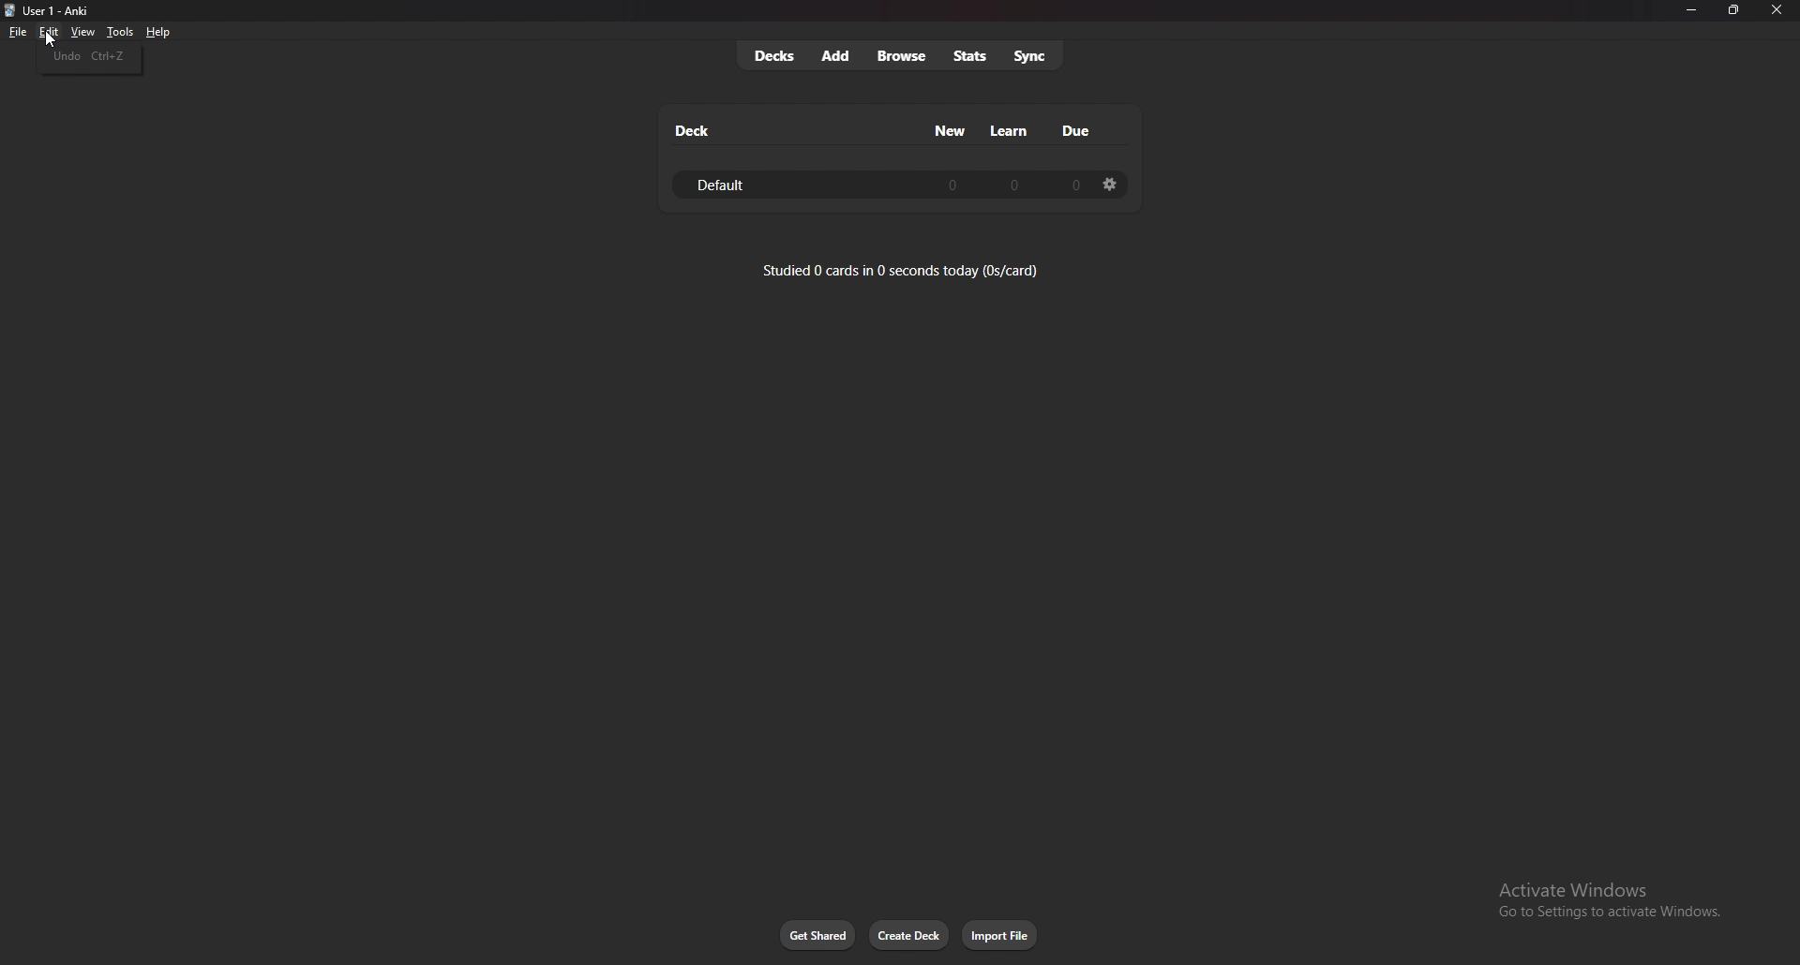 The width and height of the screenshot is (1800, 965). Describe the element at coordinates (64, 10) in the screenshot. I see `User 1 - Anki` at that location.